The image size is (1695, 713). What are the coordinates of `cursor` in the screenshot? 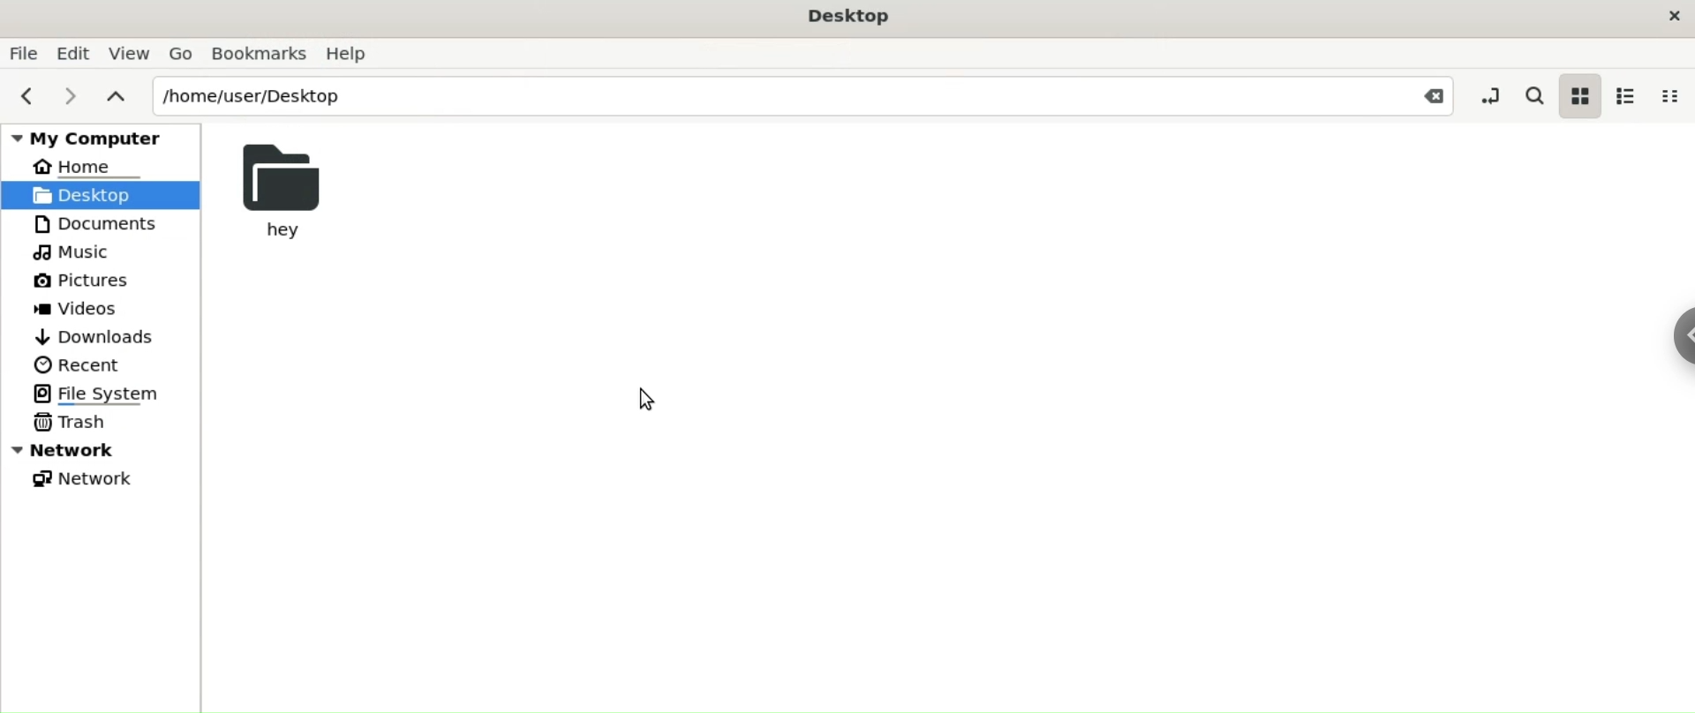 It's located at (643, 401).